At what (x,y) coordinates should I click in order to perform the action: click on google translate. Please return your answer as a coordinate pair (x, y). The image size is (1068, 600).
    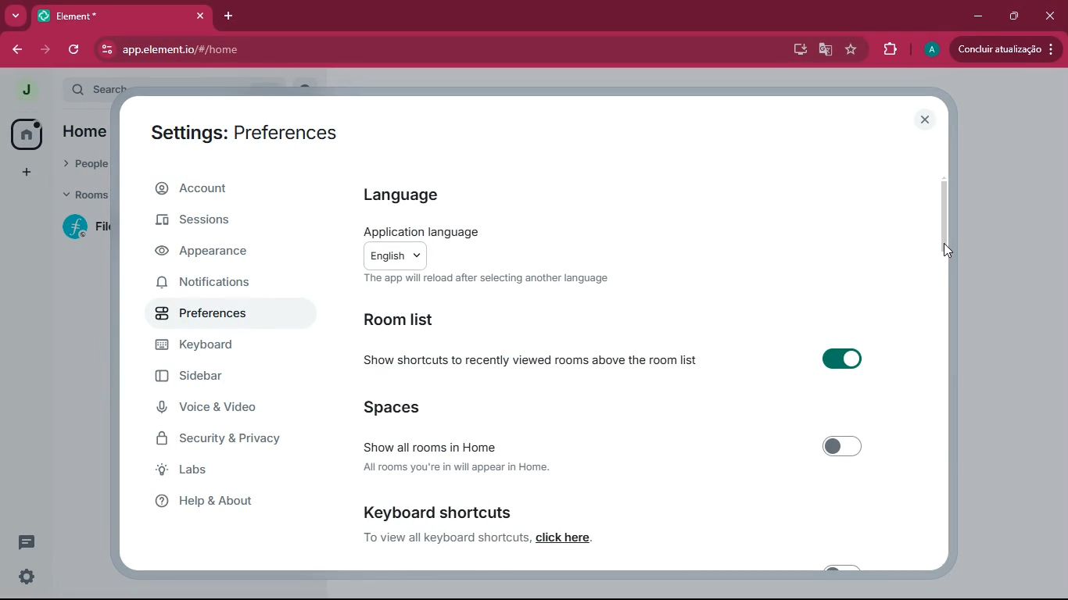
    Looking at the image, I should click on (824, 49).